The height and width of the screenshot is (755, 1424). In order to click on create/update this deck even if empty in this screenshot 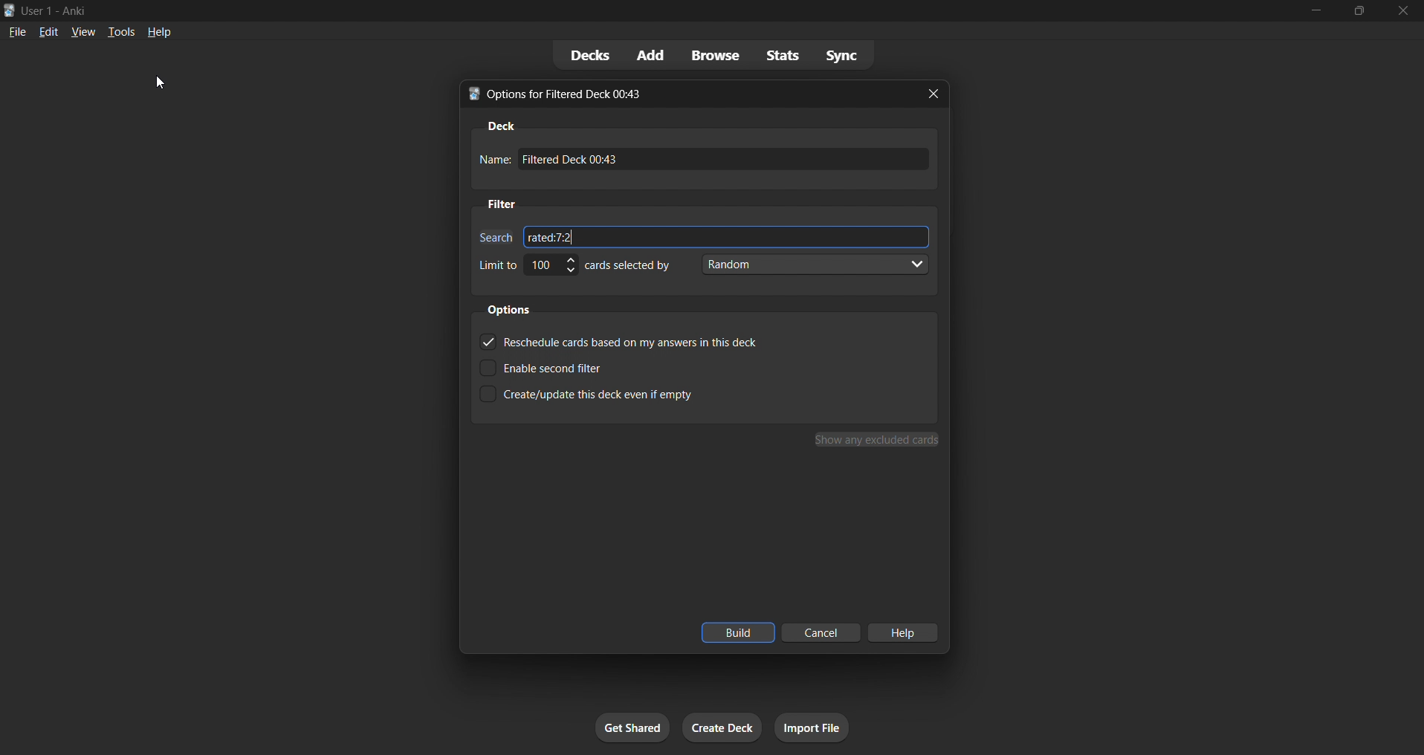, I will do `click(603, 399)`.